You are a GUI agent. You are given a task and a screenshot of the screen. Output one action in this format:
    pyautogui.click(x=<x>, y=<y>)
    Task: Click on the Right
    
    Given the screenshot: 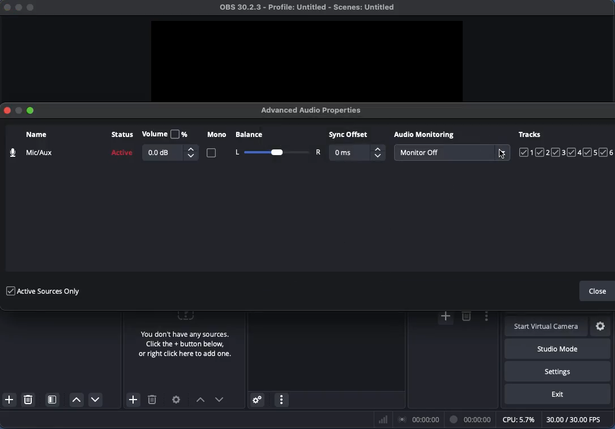 What is the action you would take?
    pyautogui.click(x=318, y=152)
    